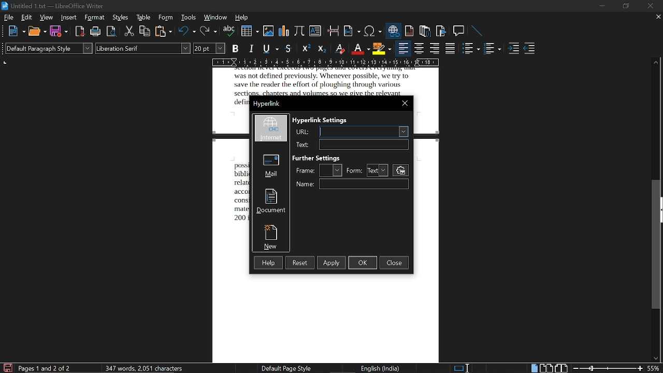 The width and height of the screenshot is (663, 373). Describe the element at coordinates (378, 170) in the screenshot. I see `form` at that location.